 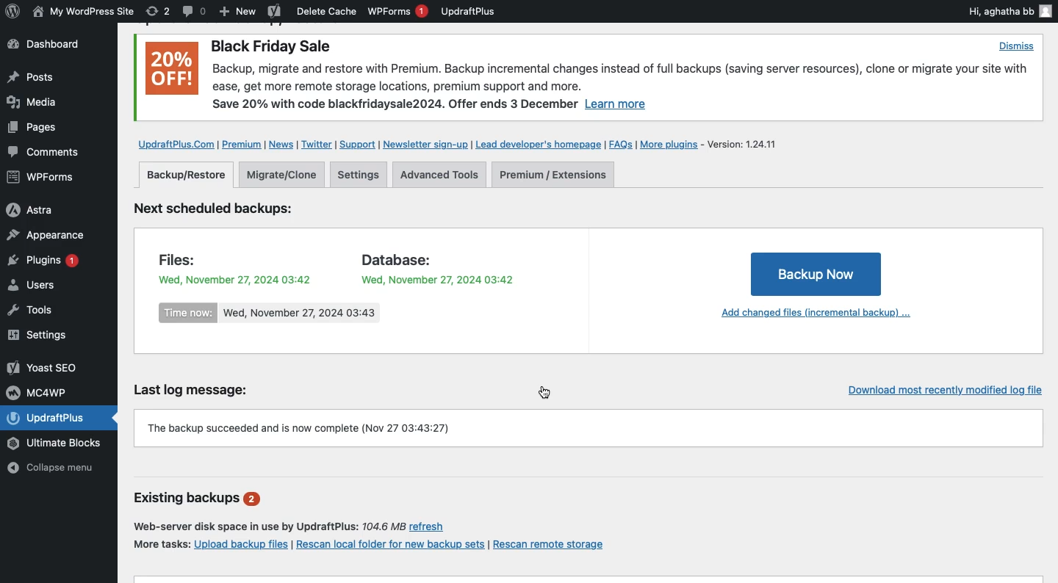 What do you see at coordinates (195, 11) in the screenshot?
I see `Comment 0` at bounding box center [195, 11].